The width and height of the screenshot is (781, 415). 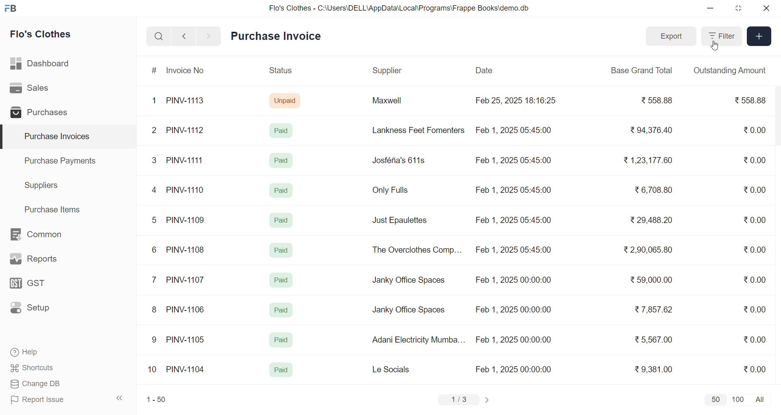 What do you see at coordinates (729, 70) in the screenshot?
I see `Outstanding Amount` at bounding box center [729, 70].